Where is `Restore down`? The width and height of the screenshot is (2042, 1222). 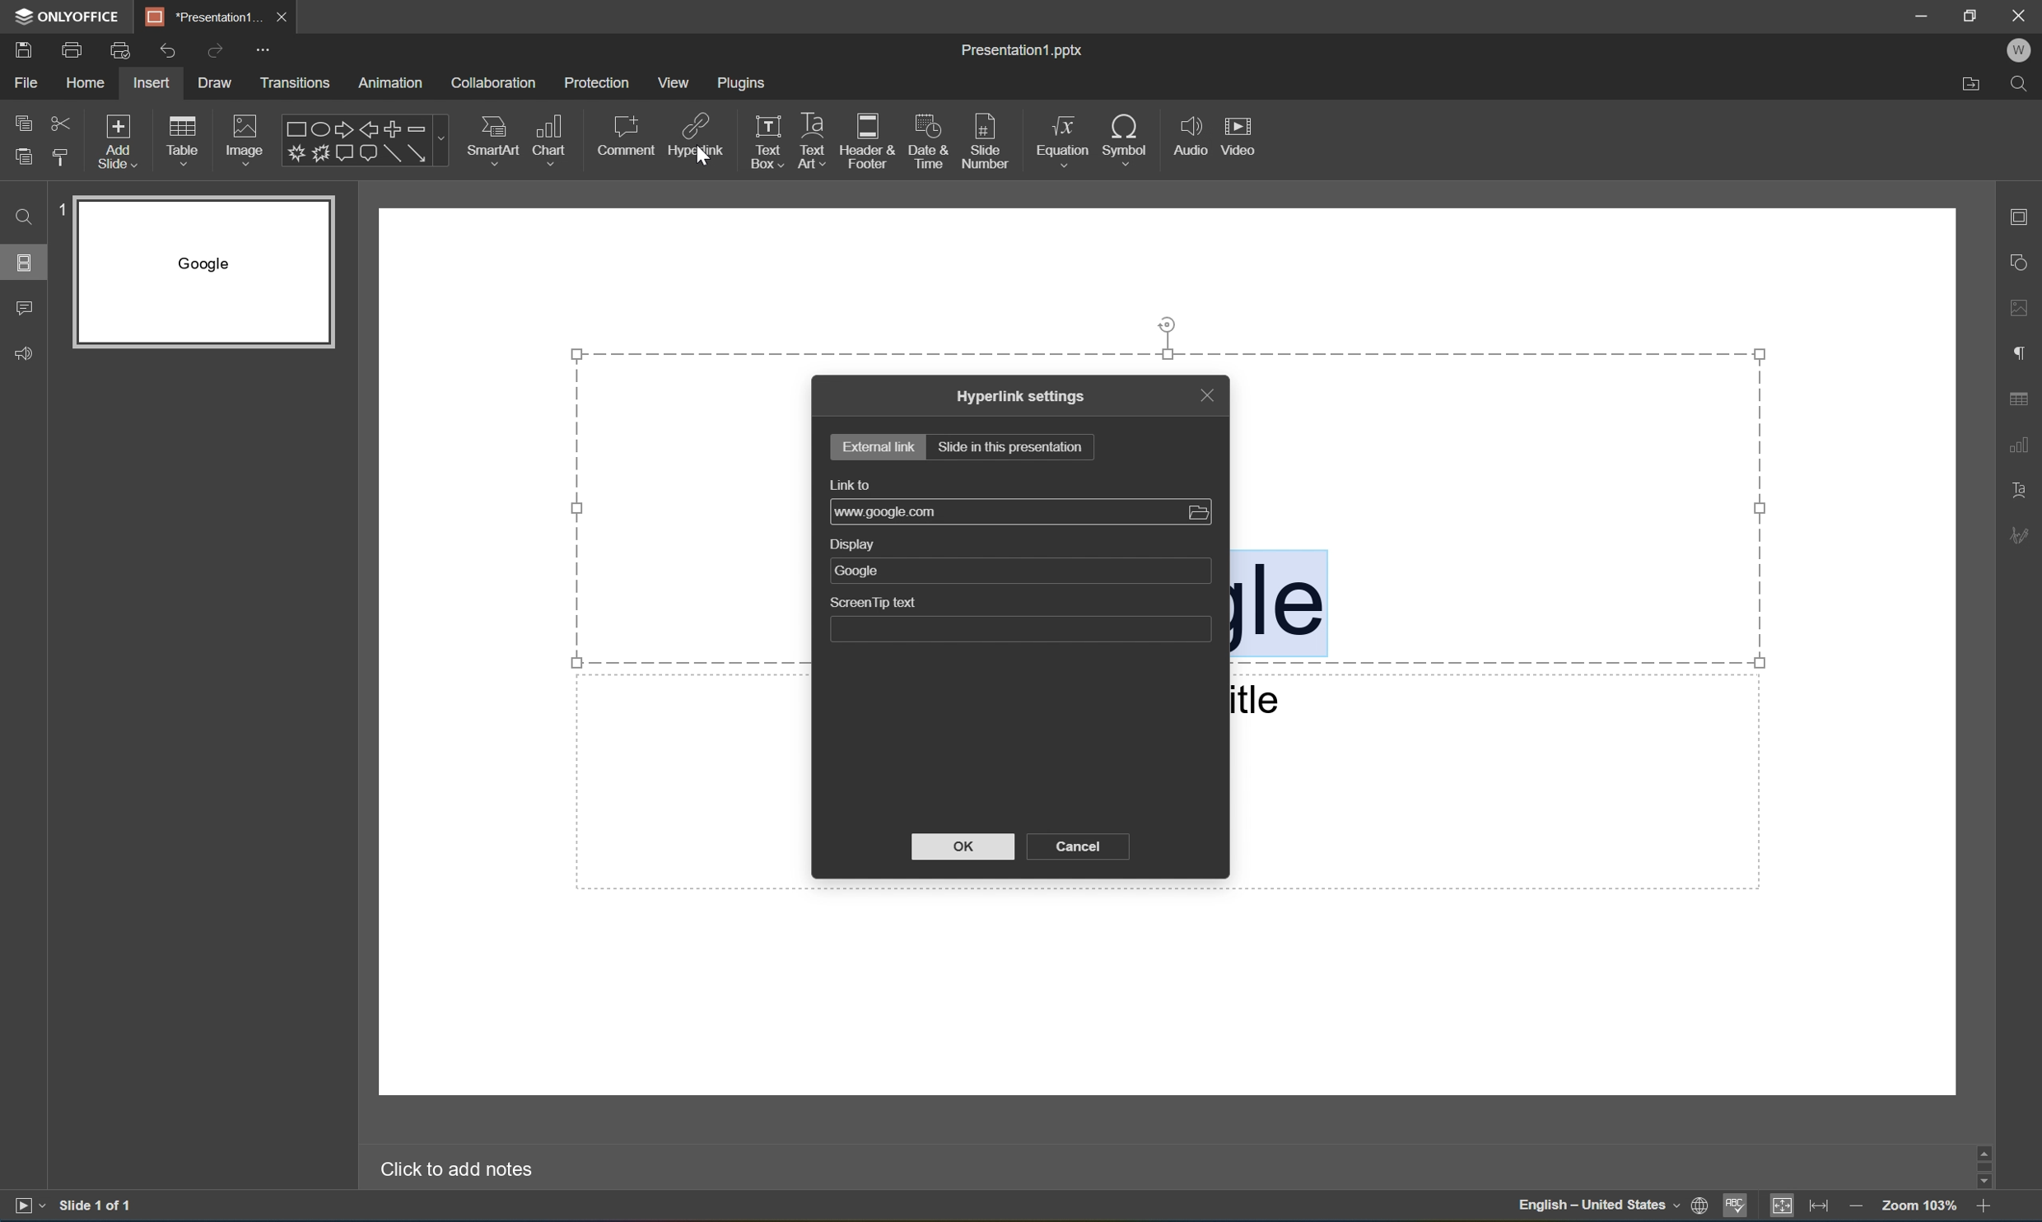 Restore down is located at coordinates (1974, 14).